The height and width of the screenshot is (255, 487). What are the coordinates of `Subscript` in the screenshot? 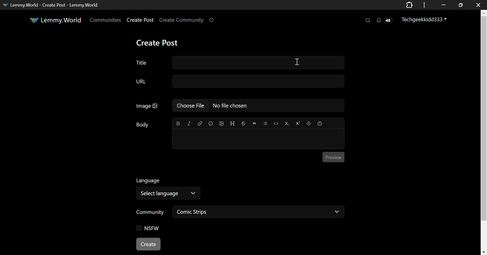 It's located at (287, 123).